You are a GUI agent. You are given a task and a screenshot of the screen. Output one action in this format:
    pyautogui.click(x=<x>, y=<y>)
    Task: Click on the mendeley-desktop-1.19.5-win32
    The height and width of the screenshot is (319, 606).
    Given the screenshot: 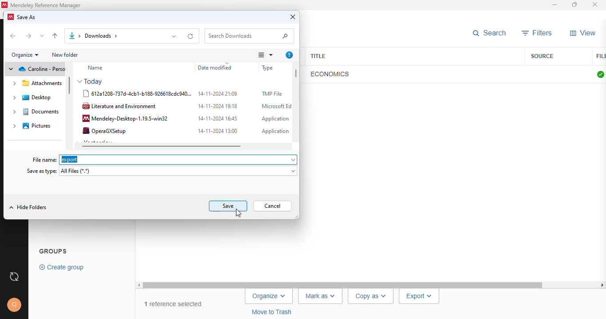 What is the action you would take?
    pyautogui.click(x=125, y=118)
    